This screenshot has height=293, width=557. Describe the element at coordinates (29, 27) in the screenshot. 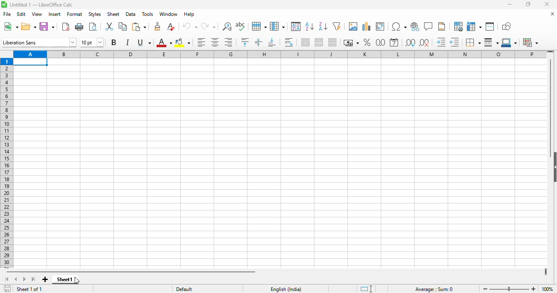

I see `open` at that location.